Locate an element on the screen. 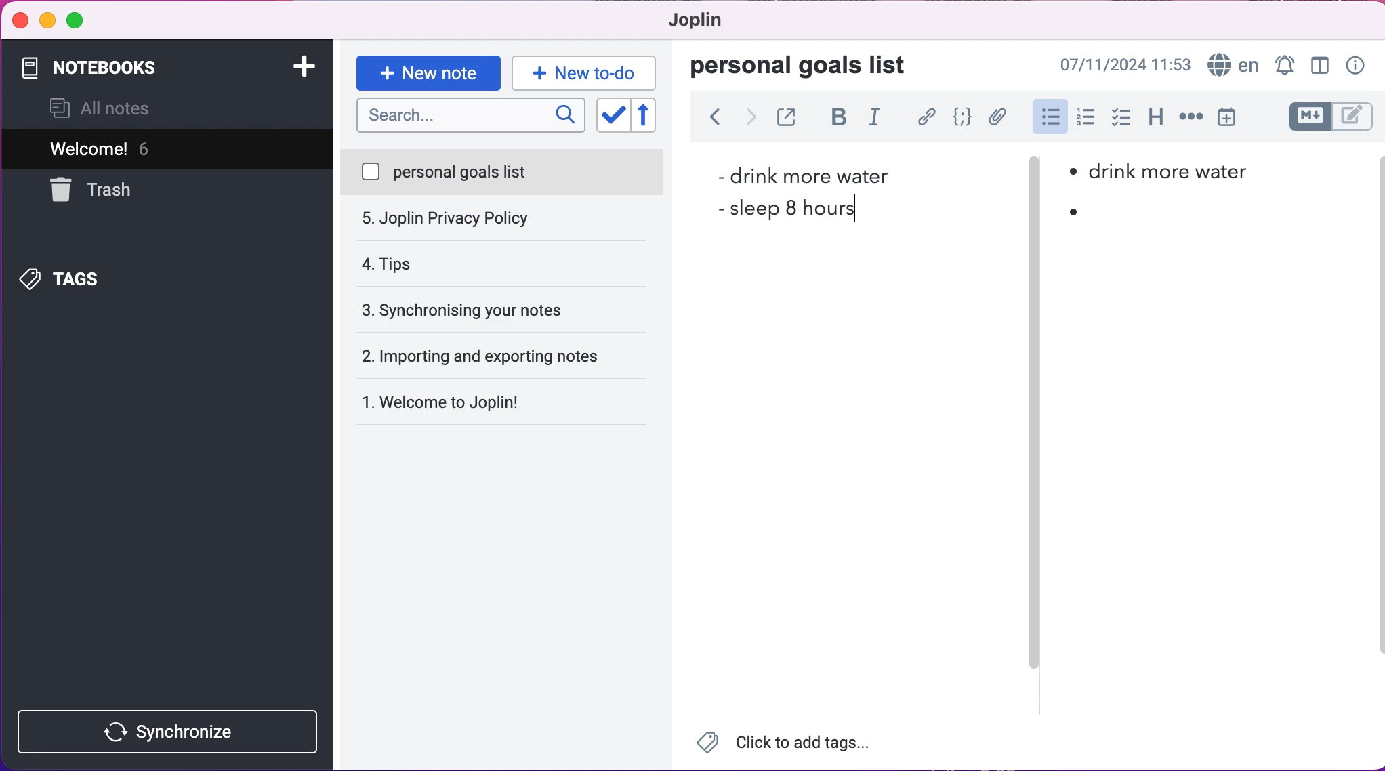 This screenshot has width=1385, height=771. Drink more water is located at coordinates (1170, 169).